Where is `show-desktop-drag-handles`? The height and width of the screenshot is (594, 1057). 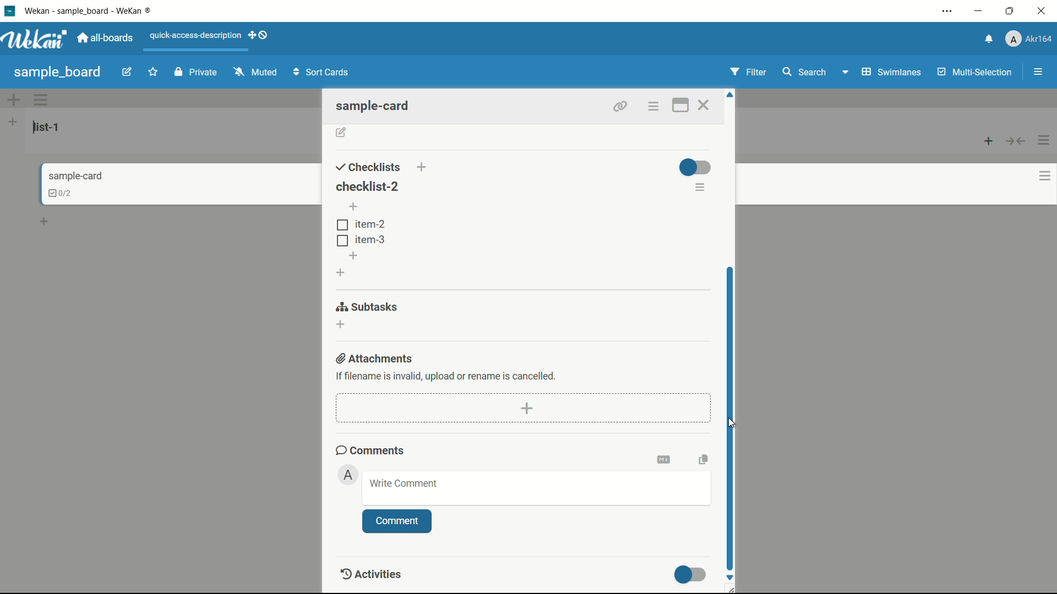
show-desktop-drag-handles is located at coordinates (259, 36).